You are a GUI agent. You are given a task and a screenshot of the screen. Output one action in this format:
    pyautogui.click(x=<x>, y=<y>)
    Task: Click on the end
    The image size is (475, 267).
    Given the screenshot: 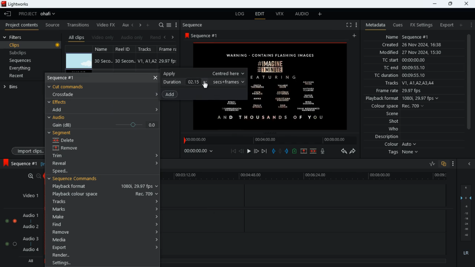 What is the action you would take?
    pyautogui.click(x=265, y=152)
    